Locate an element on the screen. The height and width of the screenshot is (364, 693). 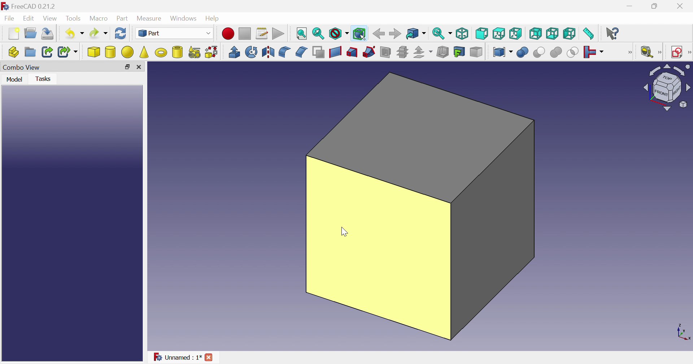
File is located at coordinates (10, 19).